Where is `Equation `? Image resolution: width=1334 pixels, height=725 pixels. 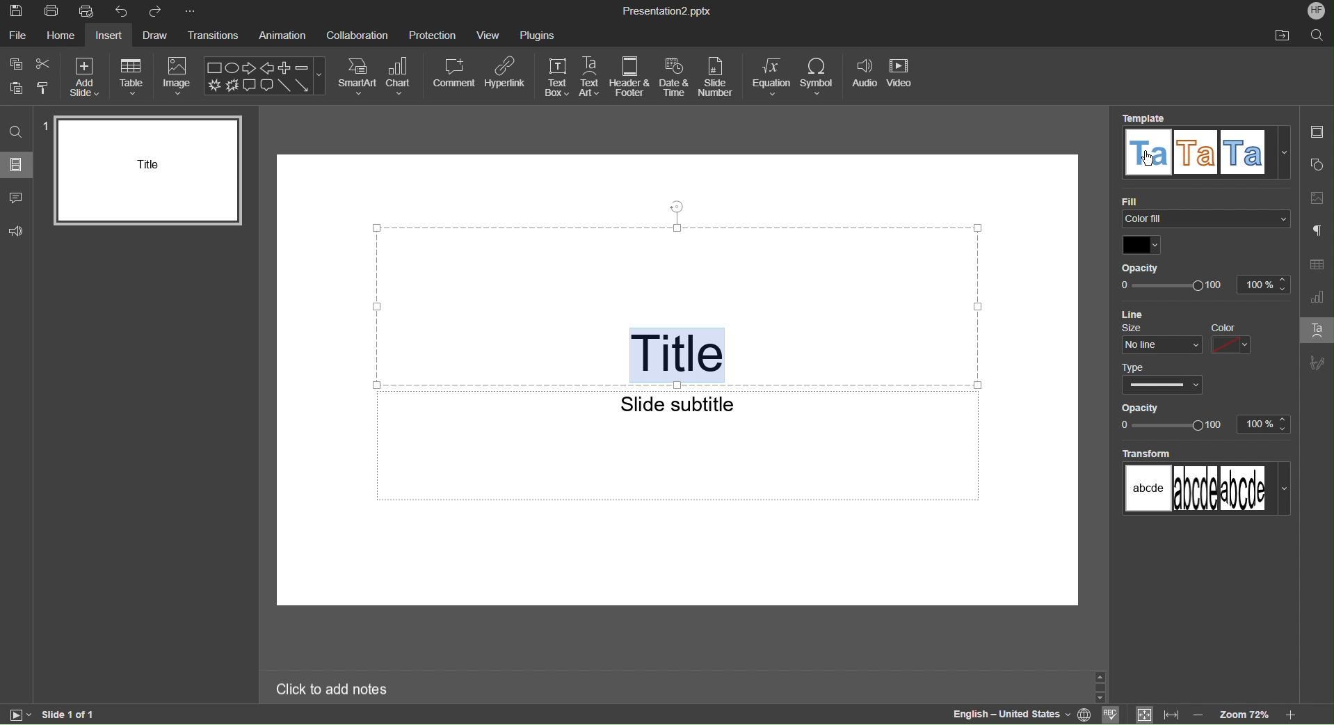 Equation  is located at coordinates (771, 77).